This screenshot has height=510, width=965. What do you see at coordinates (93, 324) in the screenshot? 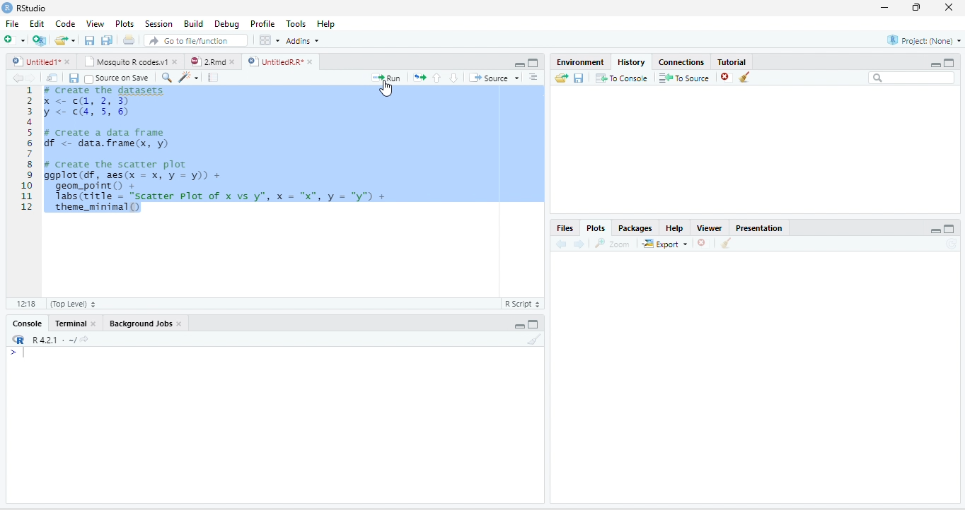
I see `close` at bounding box center [93, 324].